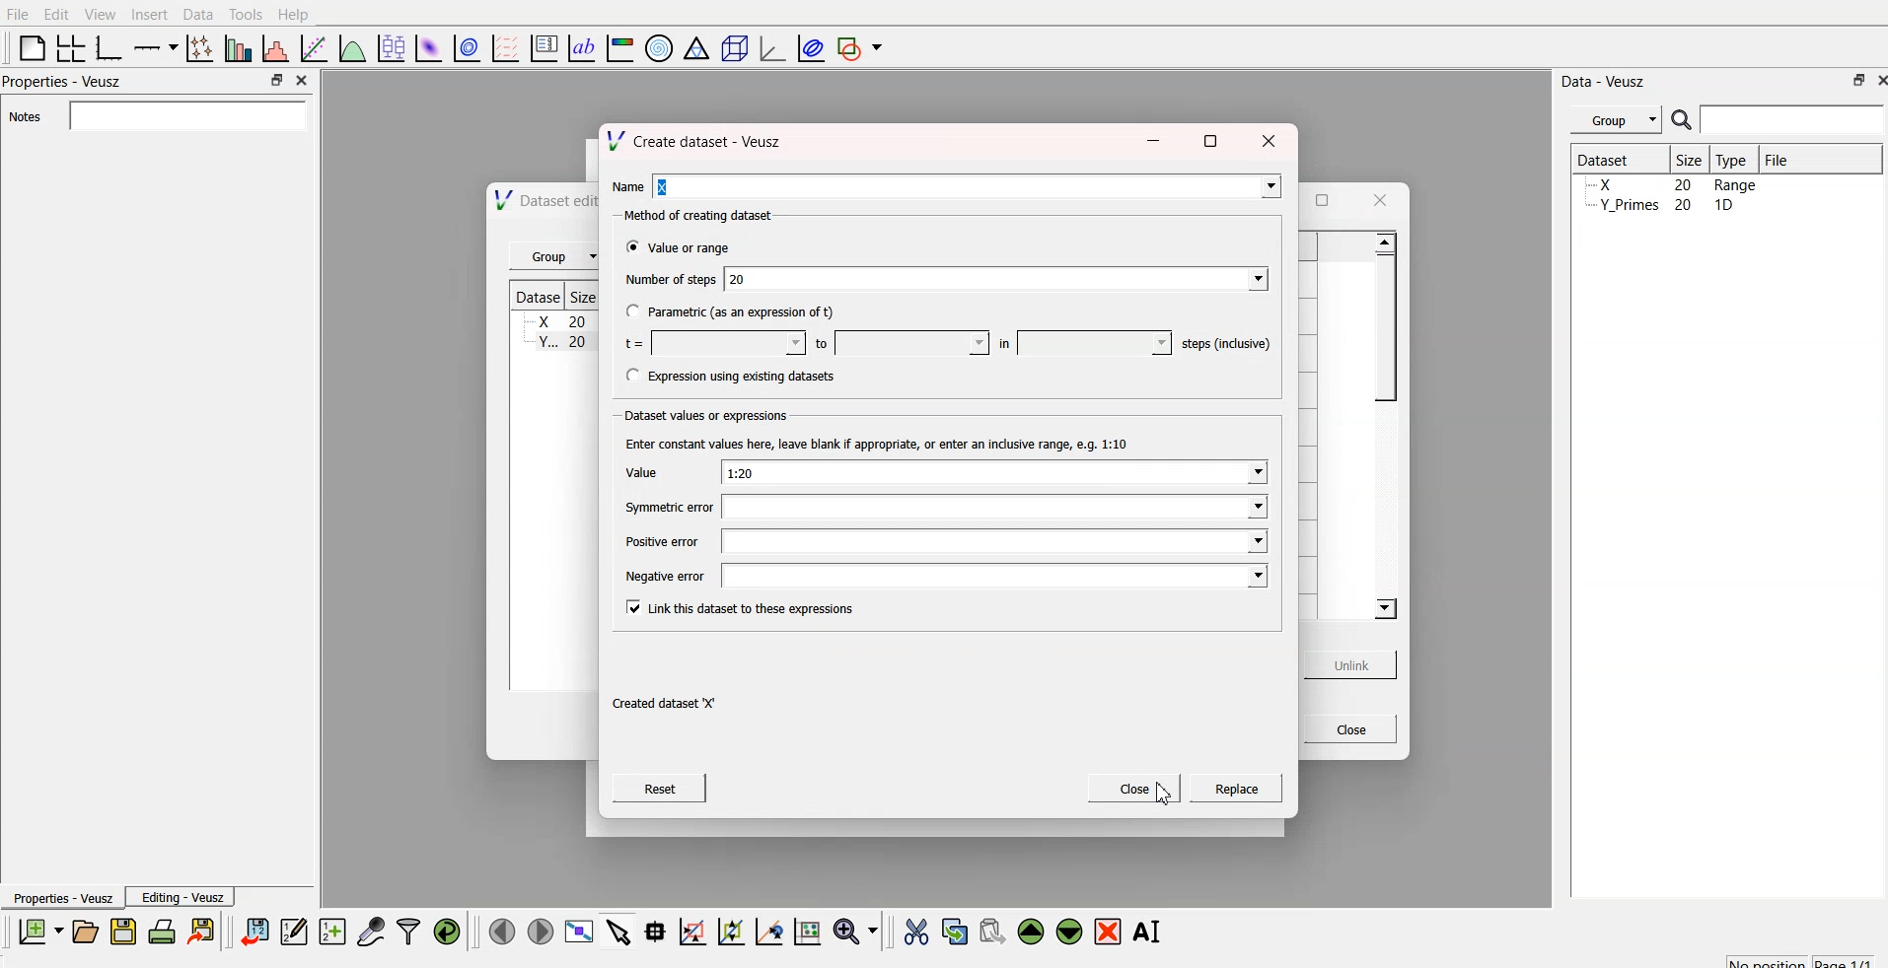 Image resolution: width=1888 pixels, height=968 pixels. Describe the element at coordinates (580, 931) in the screenshot. I see `view plot full screen` at that location.